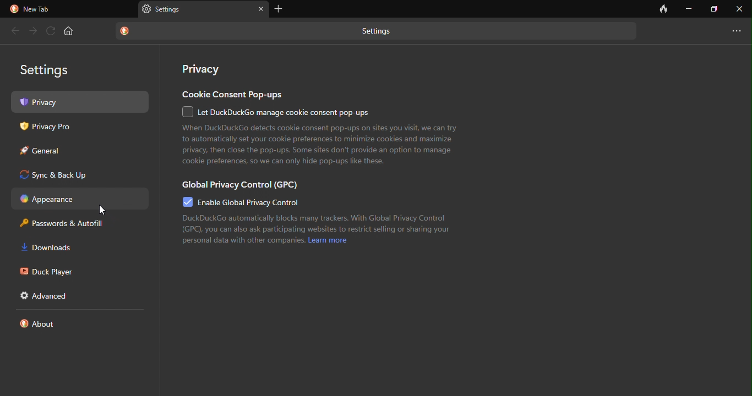 The height and width of the screenshot is (396, 752). Describe the element at coordinates (103, 211) in the screenshot. I see `cursor movement` at that location.